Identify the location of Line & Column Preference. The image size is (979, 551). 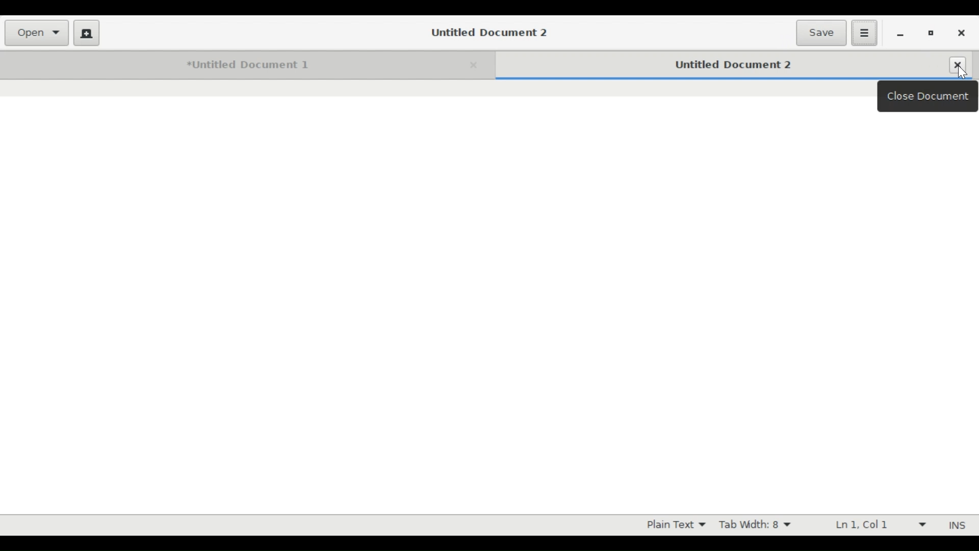
(874, 525).